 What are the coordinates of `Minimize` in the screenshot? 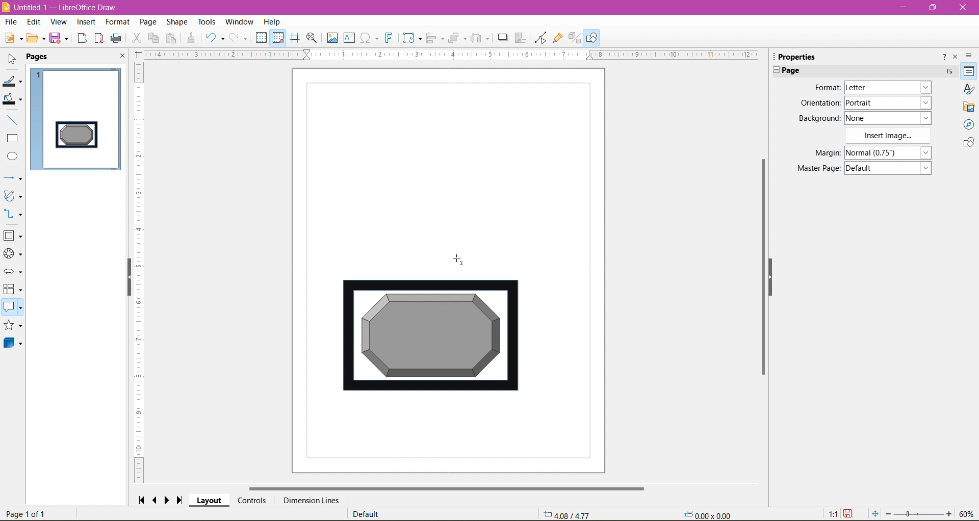 It's located at (904, 7).